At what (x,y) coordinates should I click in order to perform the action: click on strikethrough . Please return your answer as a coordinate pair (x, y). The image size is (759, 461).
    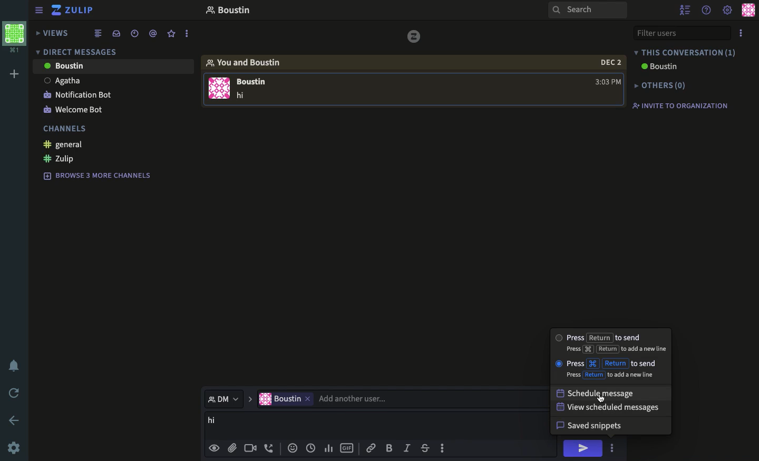
    Looking at the image, I should click on (426, 446).